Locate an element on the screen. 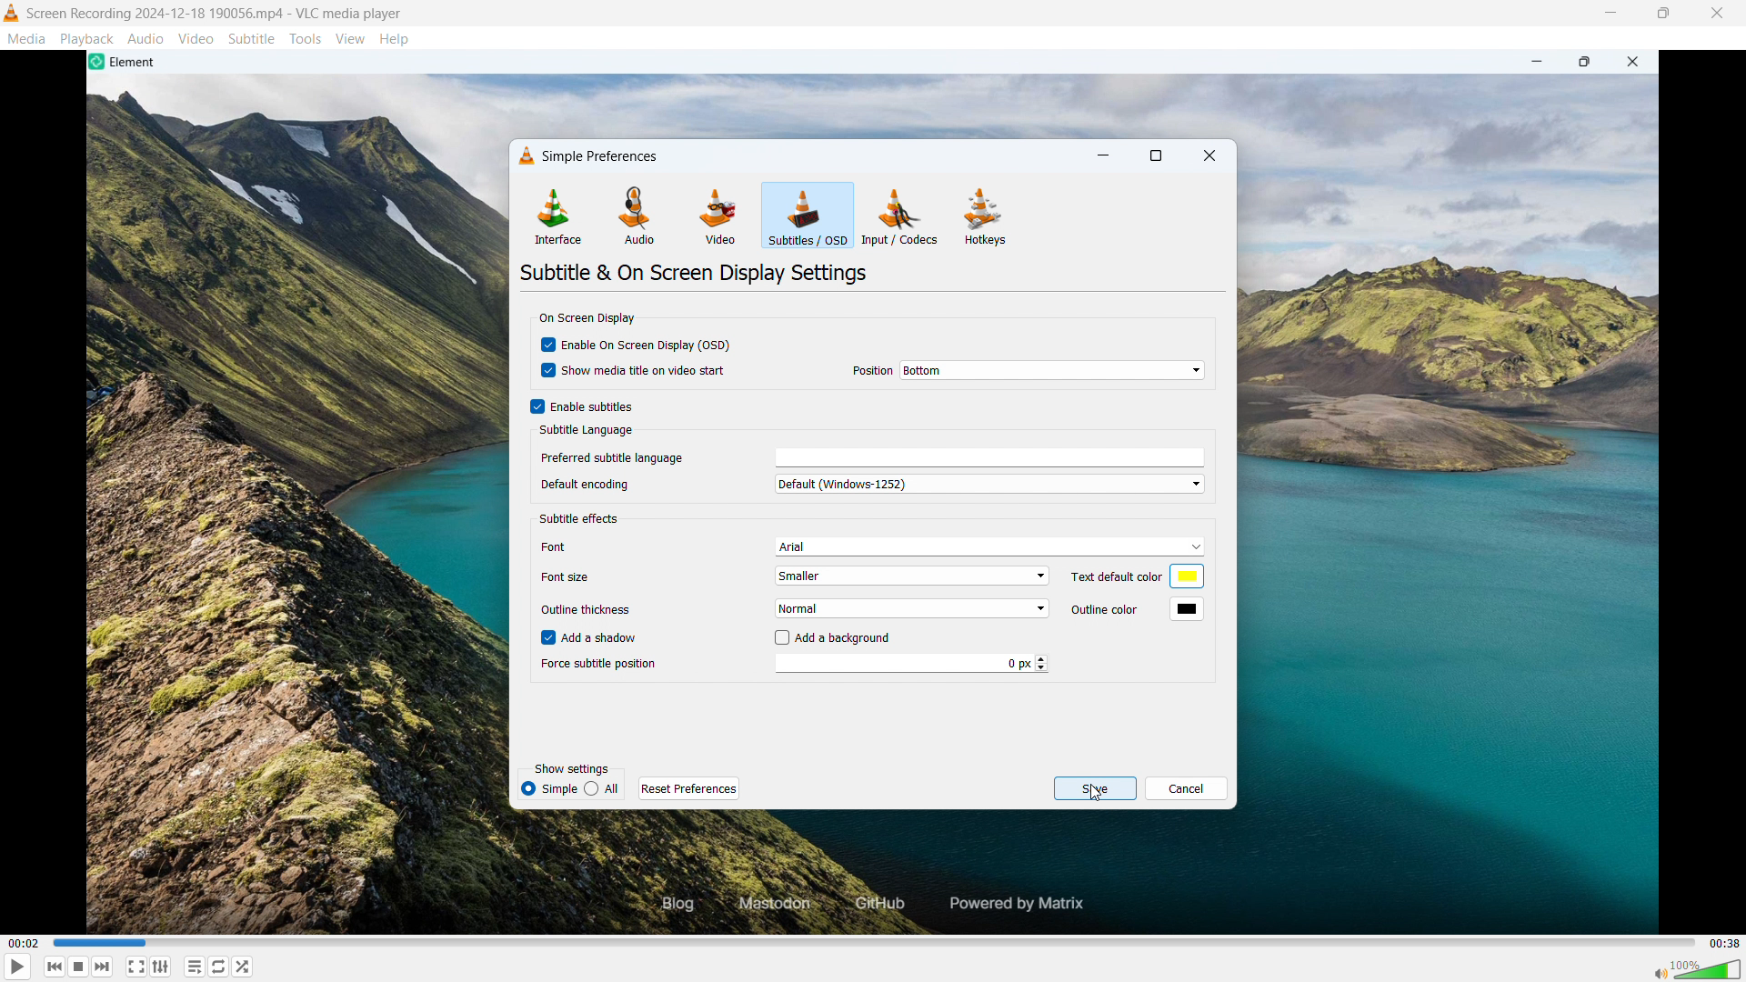 Image resolution: width=1746 pixels, height=982 pixels. checkbox is located at coordinates (780, 637).